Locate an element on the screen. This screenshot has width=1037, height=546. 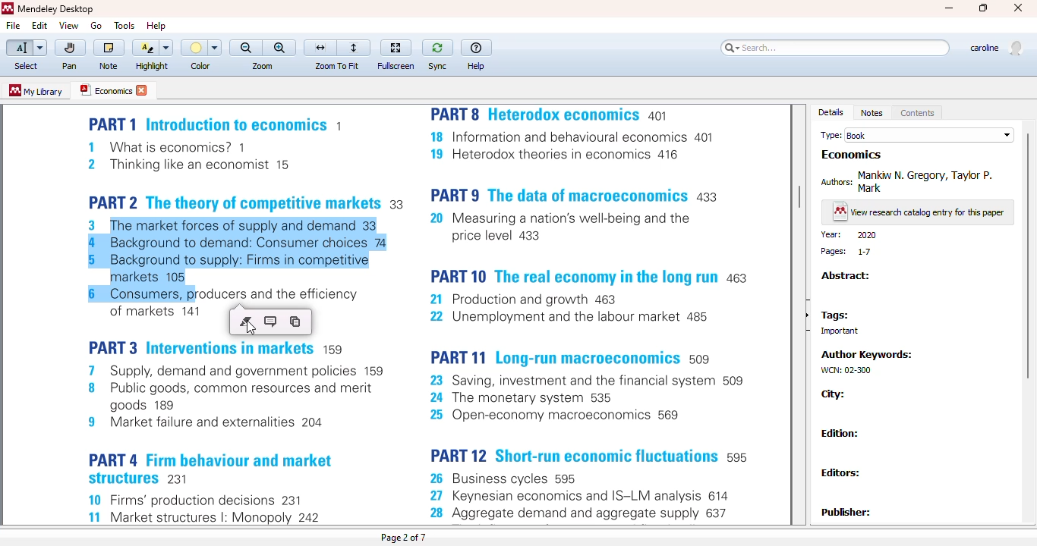
fit to width is located at coordinates (320, 48).